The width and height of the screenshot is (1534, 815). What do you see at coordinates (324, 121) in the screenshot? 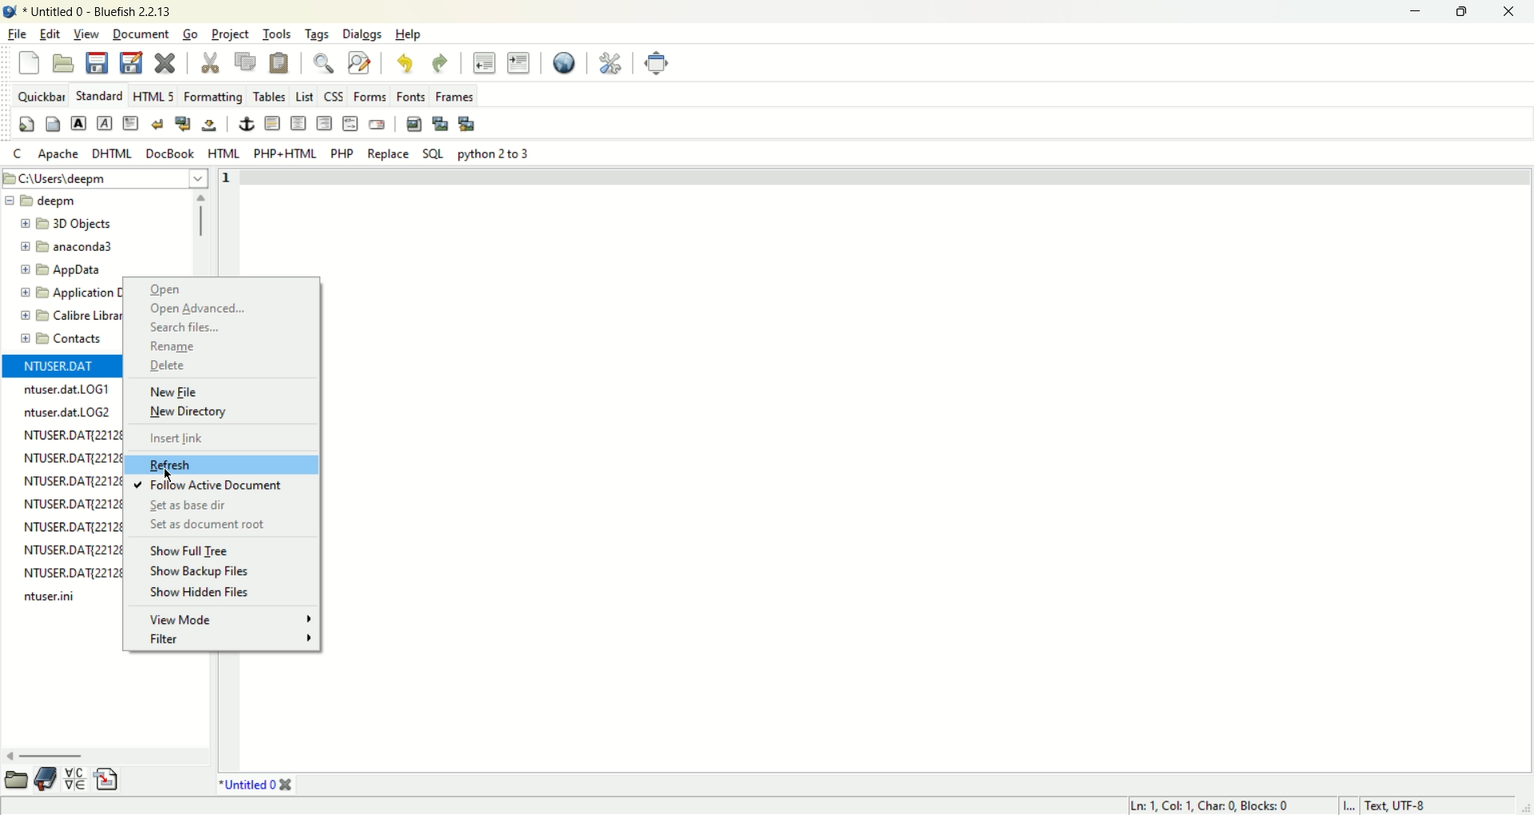
I see `right justify` at bounding box center [324, 121].